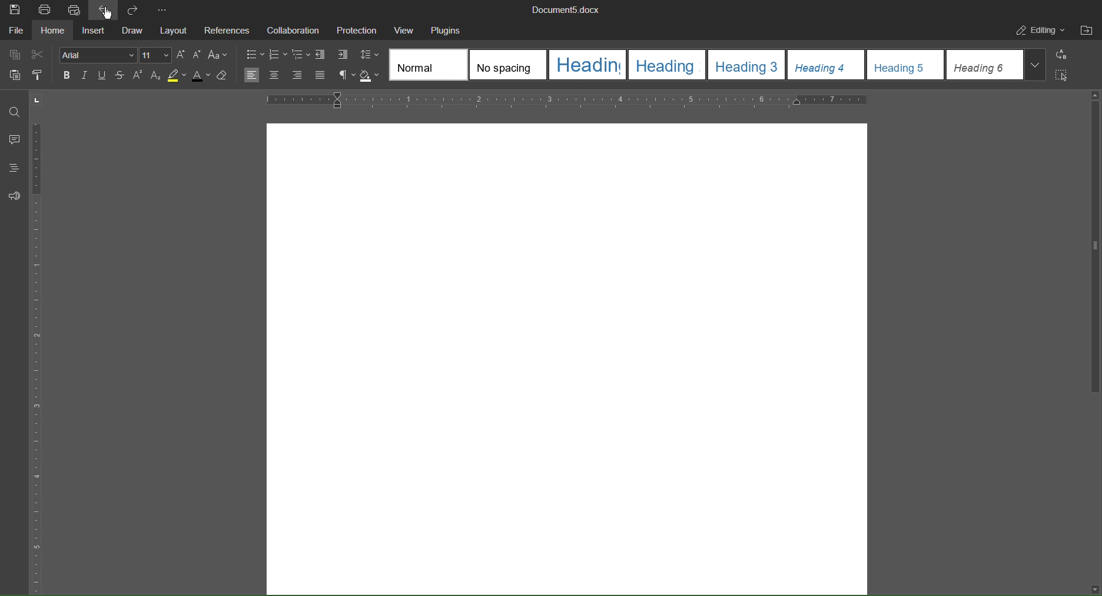  Describe the element at coordinates (15, 10) in the screenshot. I see `Save` at that location.